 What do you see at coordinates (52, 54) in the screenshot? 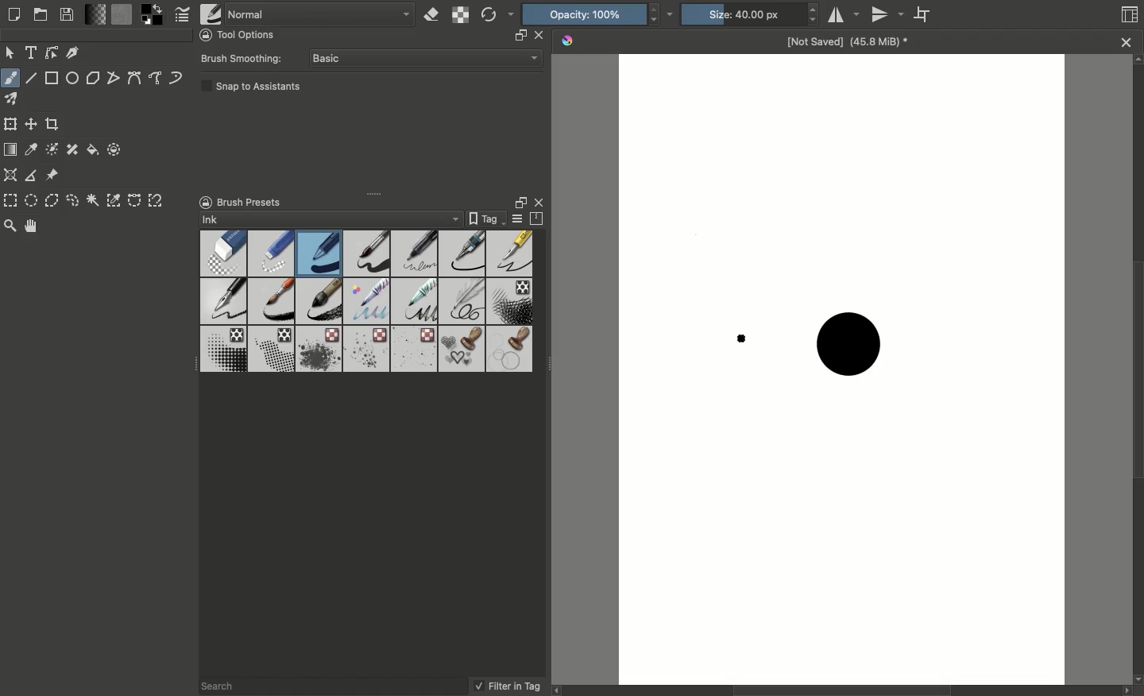
I see `Edit` at bounding box center [52, 54].